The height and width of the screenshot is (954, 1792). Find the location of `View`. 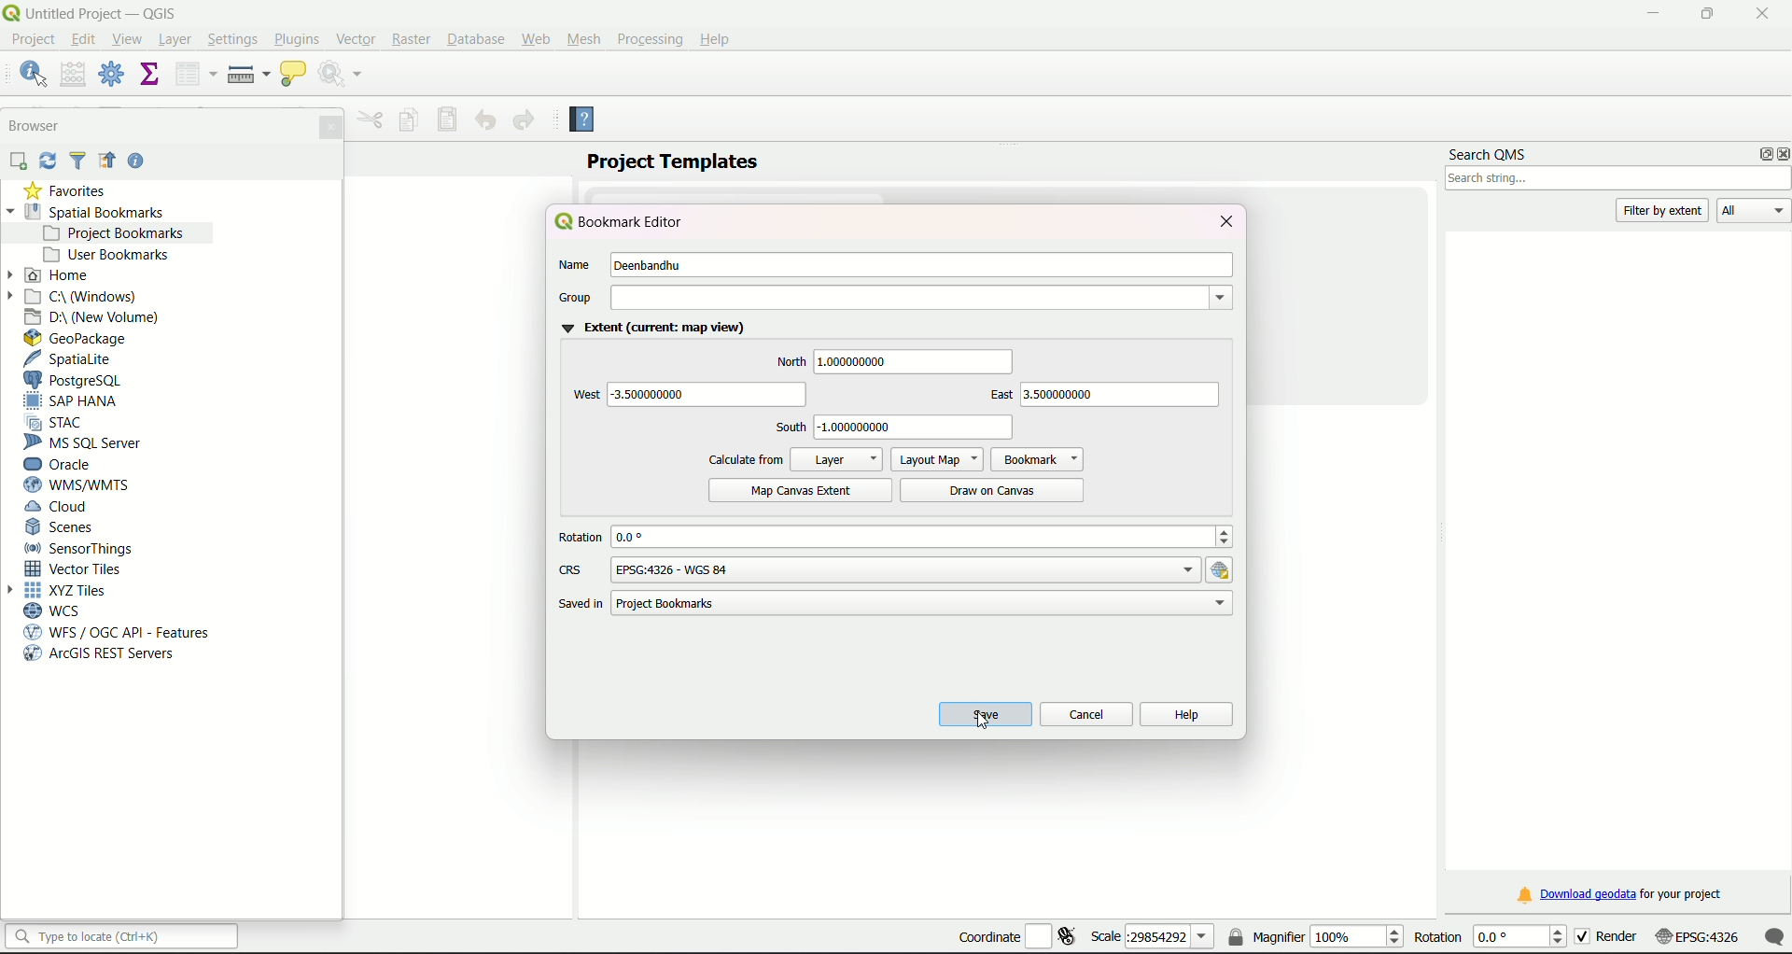

View is located at coordinates (130, 42).